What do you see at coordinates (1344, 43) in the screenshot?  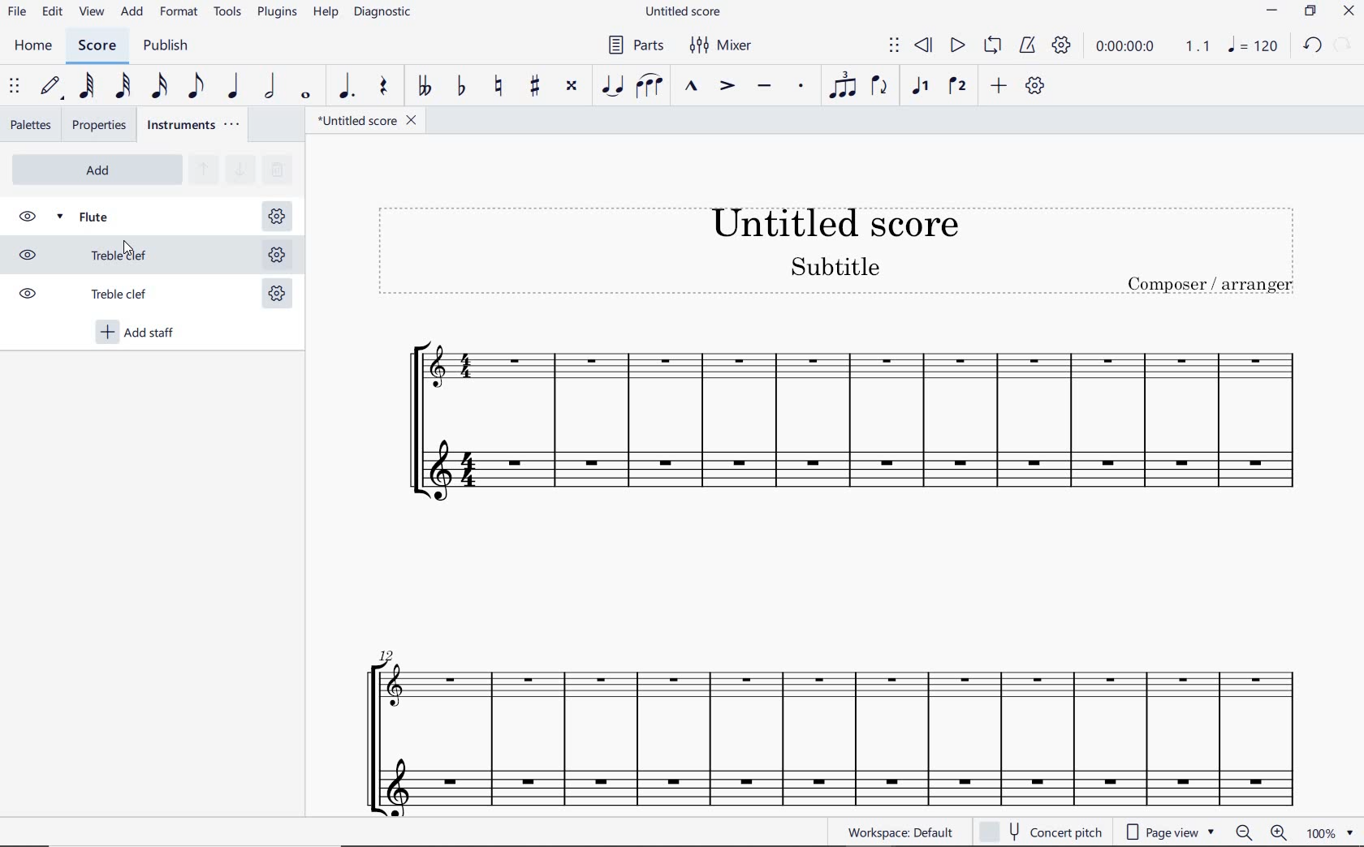 I see `relode` at bounding box center [1344, 43].